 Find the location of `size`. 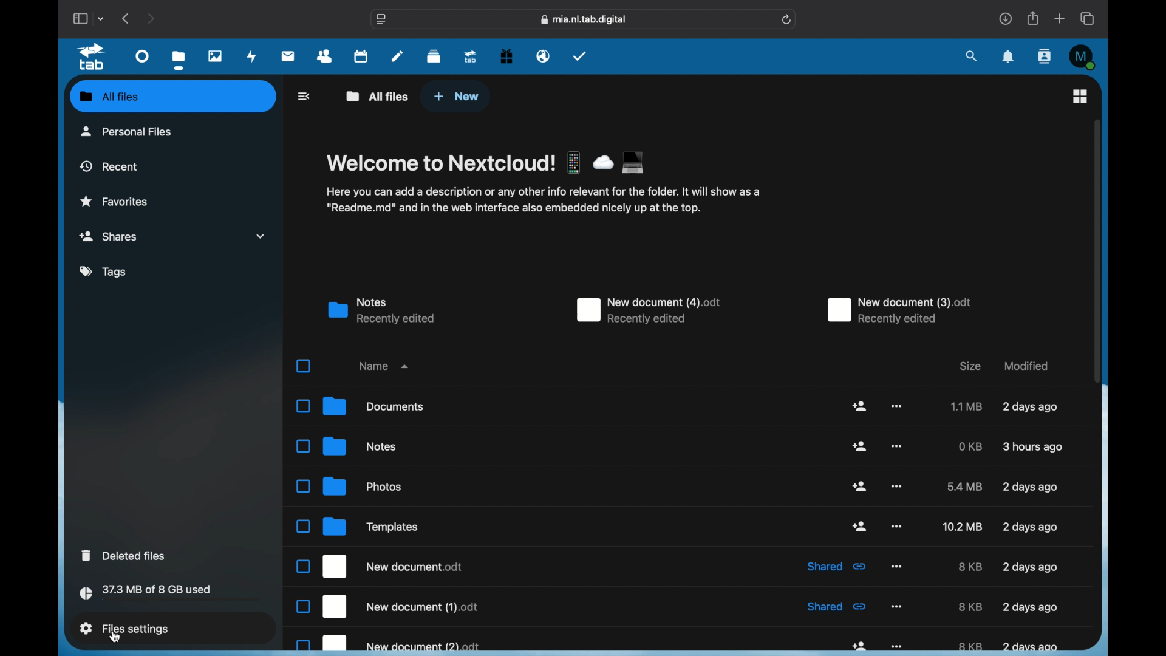

size is located at coordinates (970, 446).